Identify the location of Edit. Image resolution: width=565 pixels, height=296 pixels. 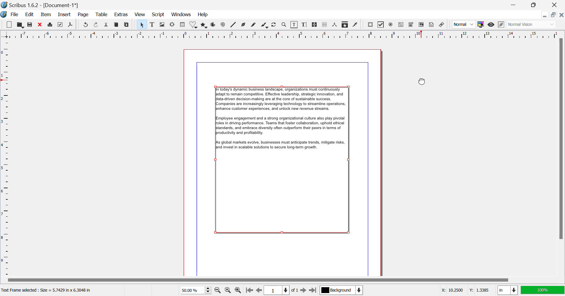
(29, 15).